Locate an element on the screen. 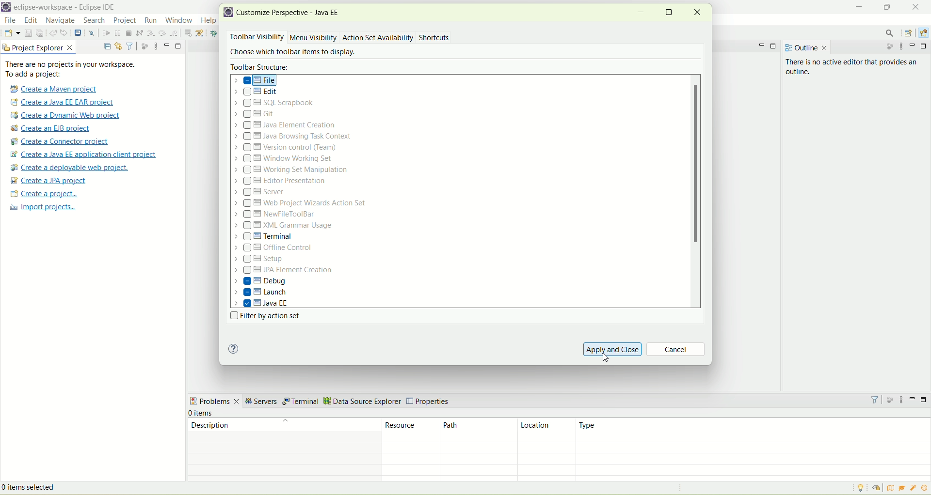 This screenshot has width=931, height=495. tutorial is located at coordinates (902, 488).